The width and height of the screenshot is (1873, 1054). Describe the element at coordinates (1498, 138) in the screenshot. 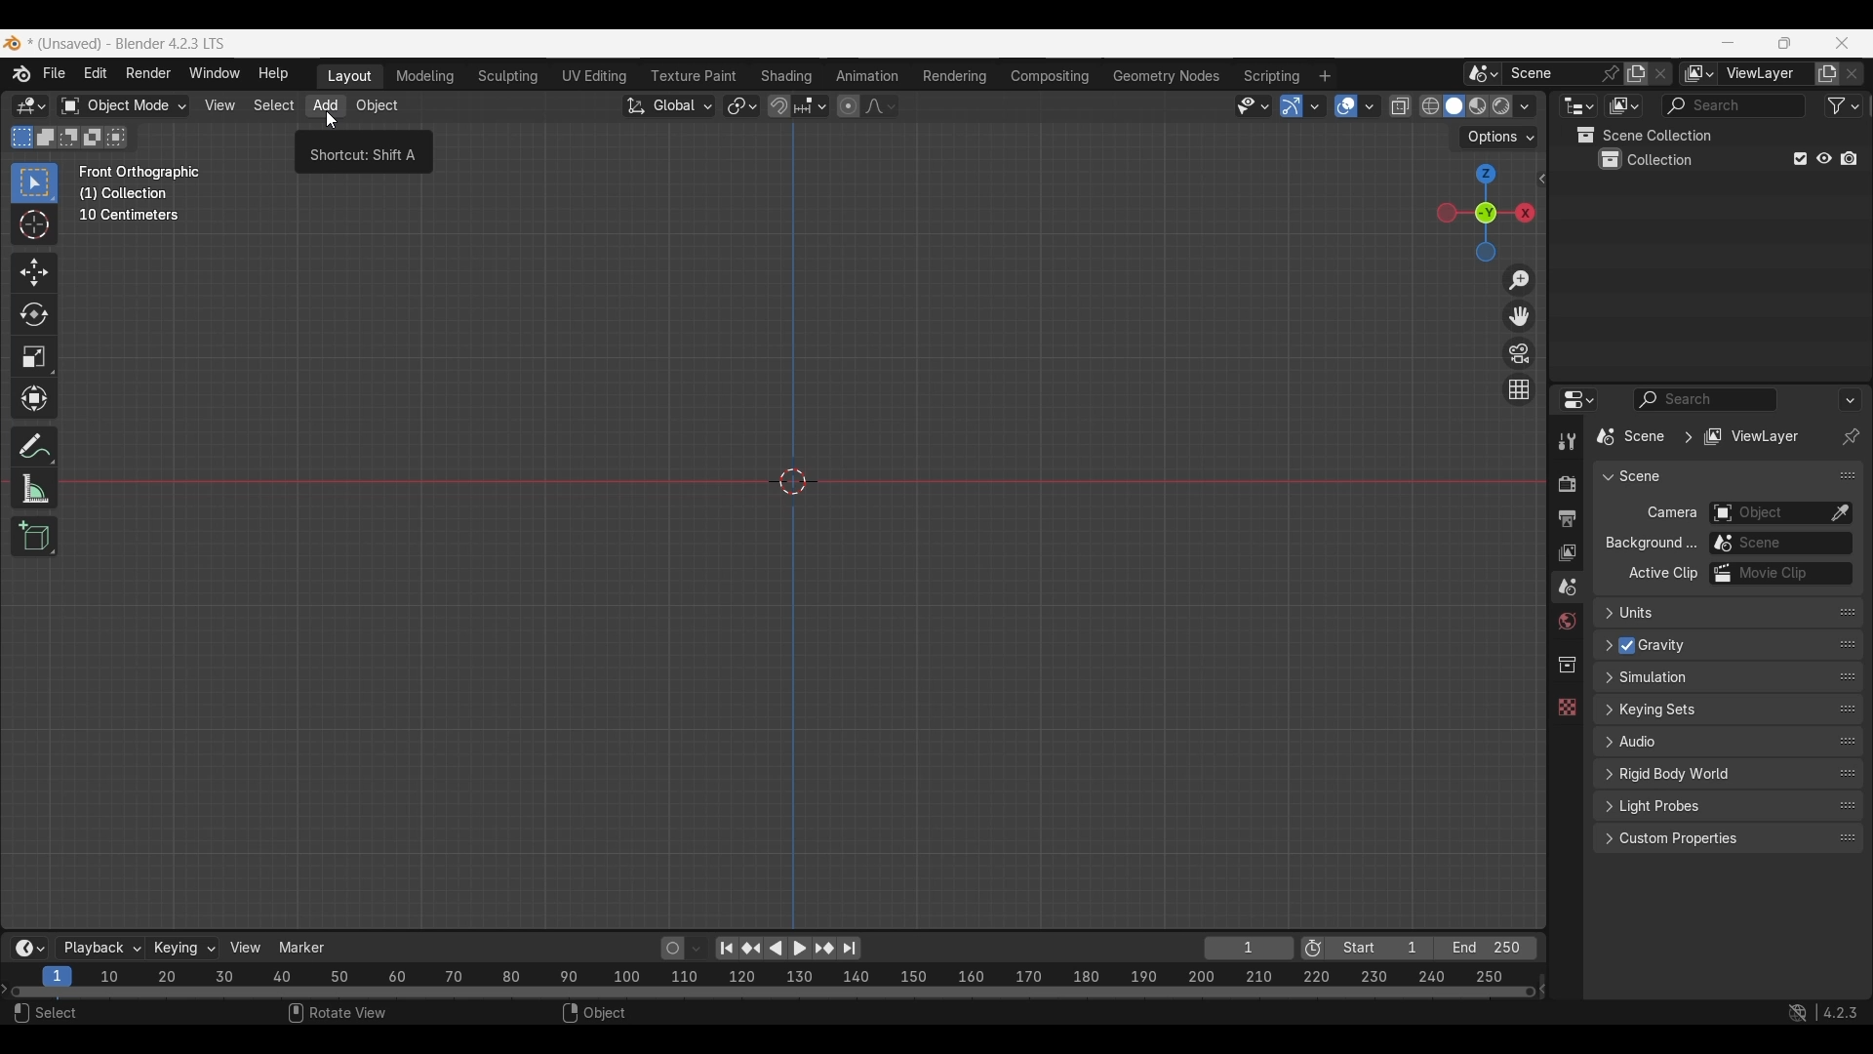

I see `Transform options` at that location.